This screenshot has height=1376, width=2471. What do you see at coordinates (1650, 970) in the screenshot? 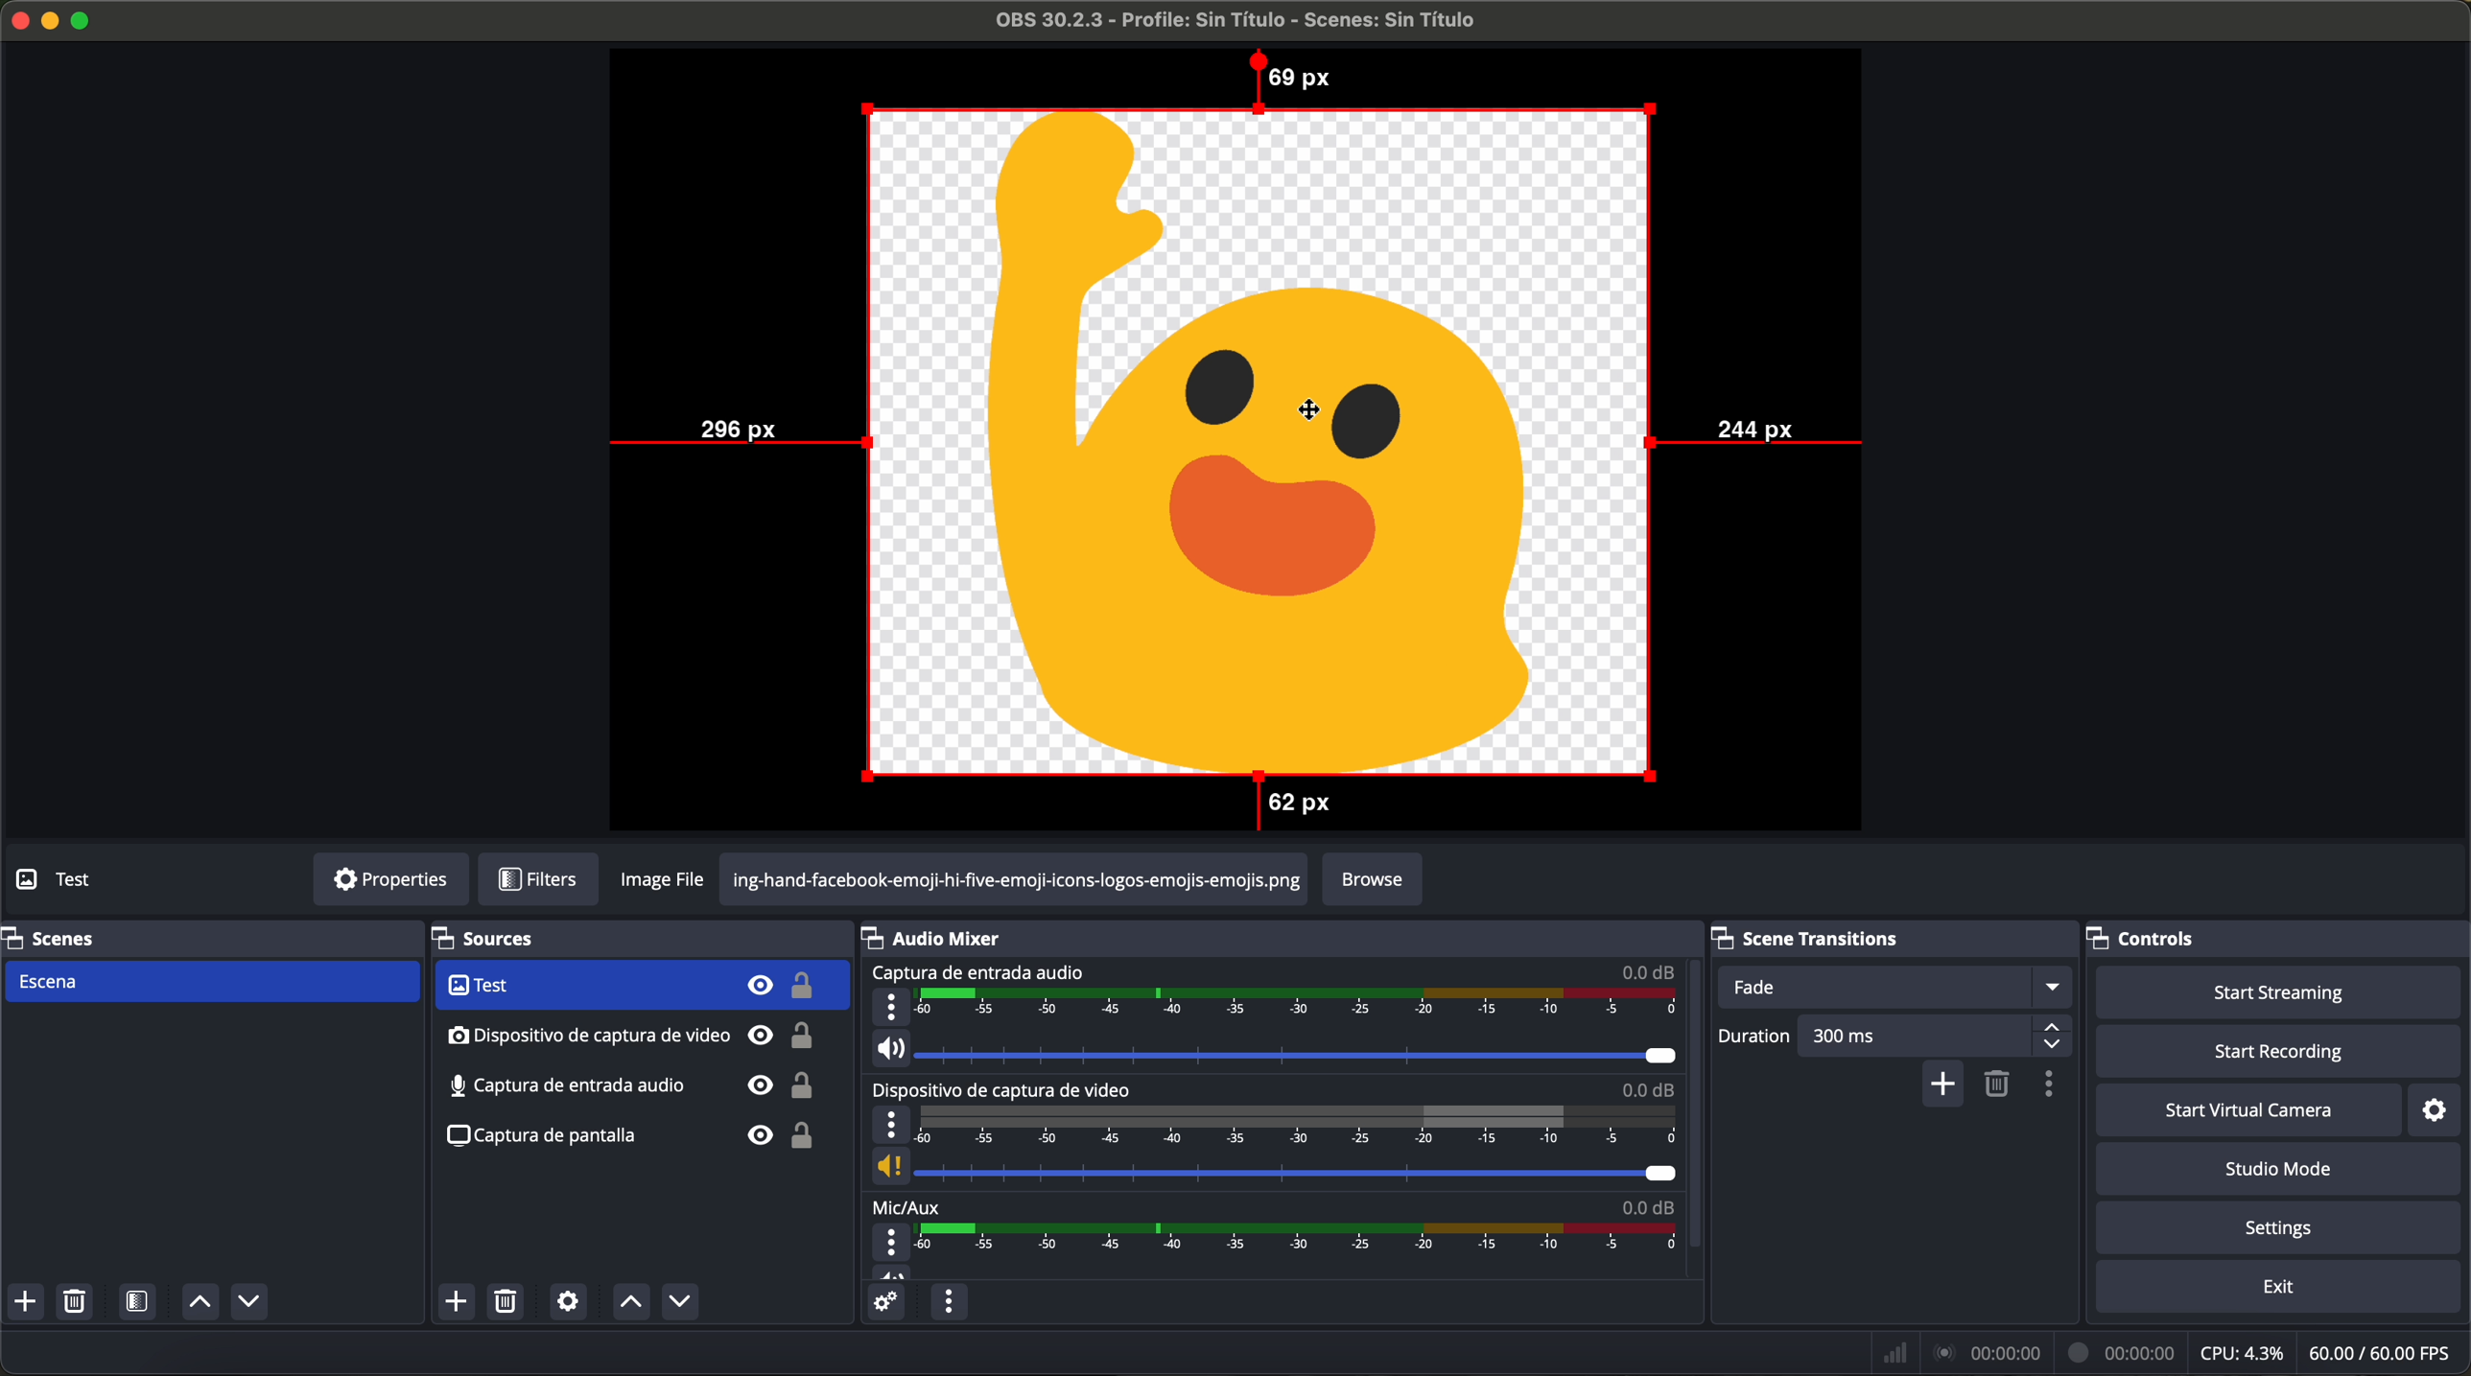
I see `0.0 dB` at bounding box center [1650, 970].